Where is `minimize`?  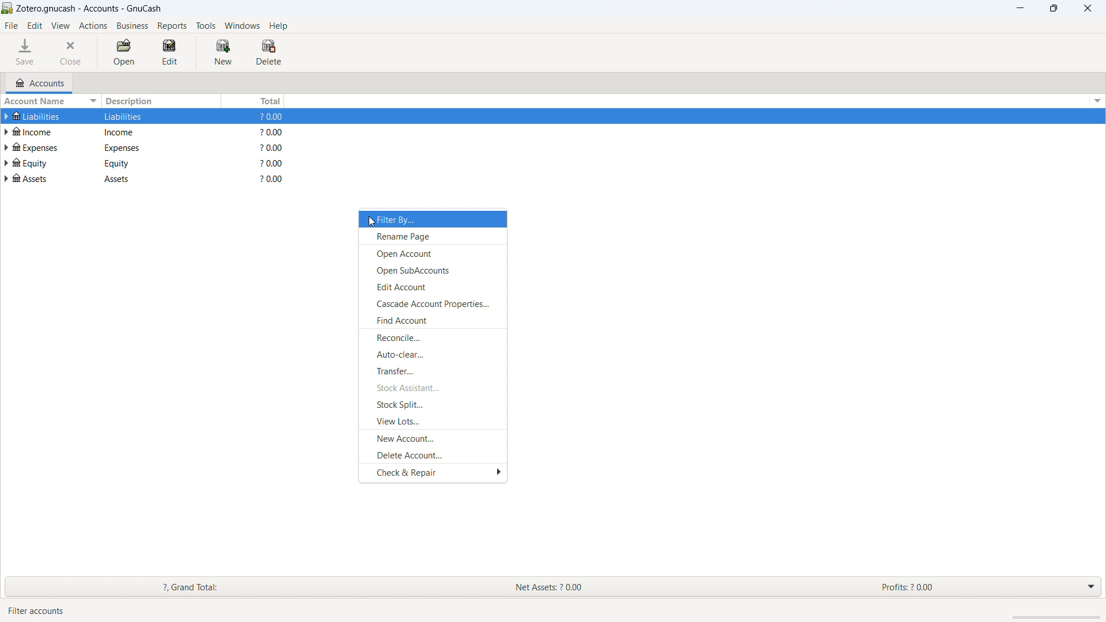 minimize is located at coordinates (1019, 7).